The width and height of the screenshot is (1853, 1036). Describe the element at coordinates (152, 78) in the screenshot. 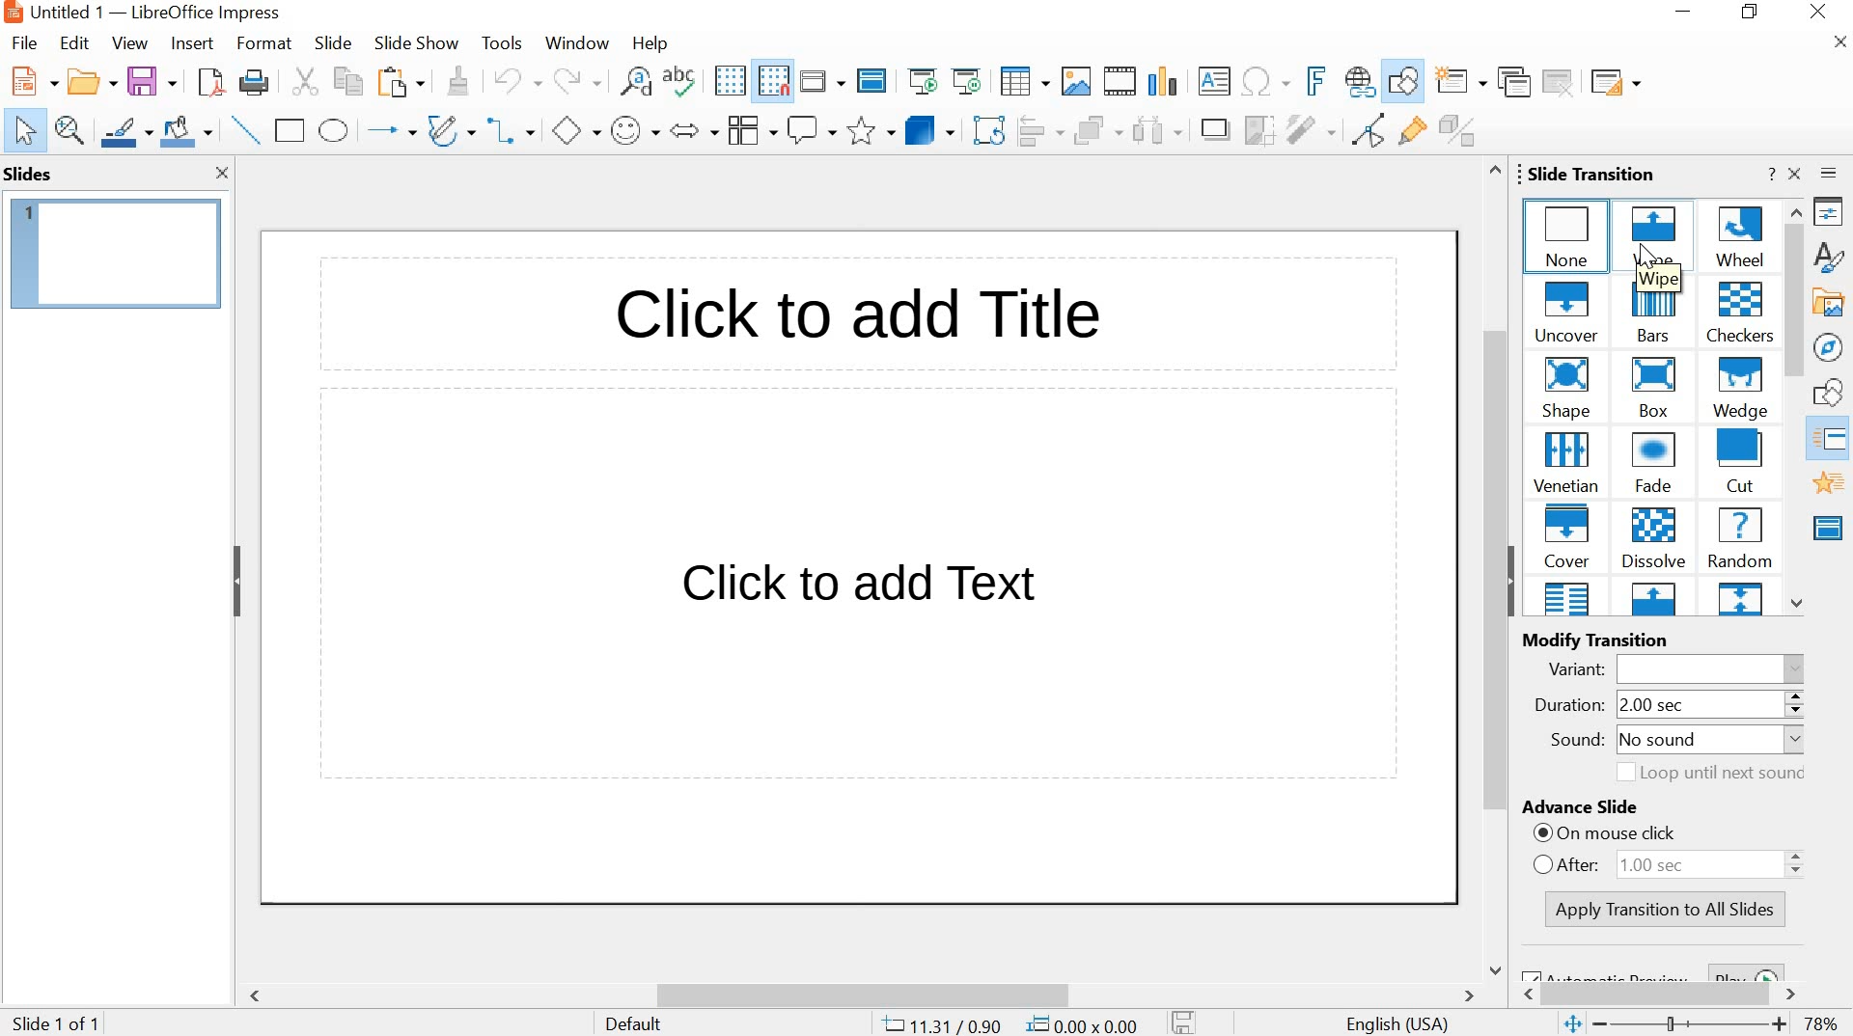

I see `SAVE` at that location.